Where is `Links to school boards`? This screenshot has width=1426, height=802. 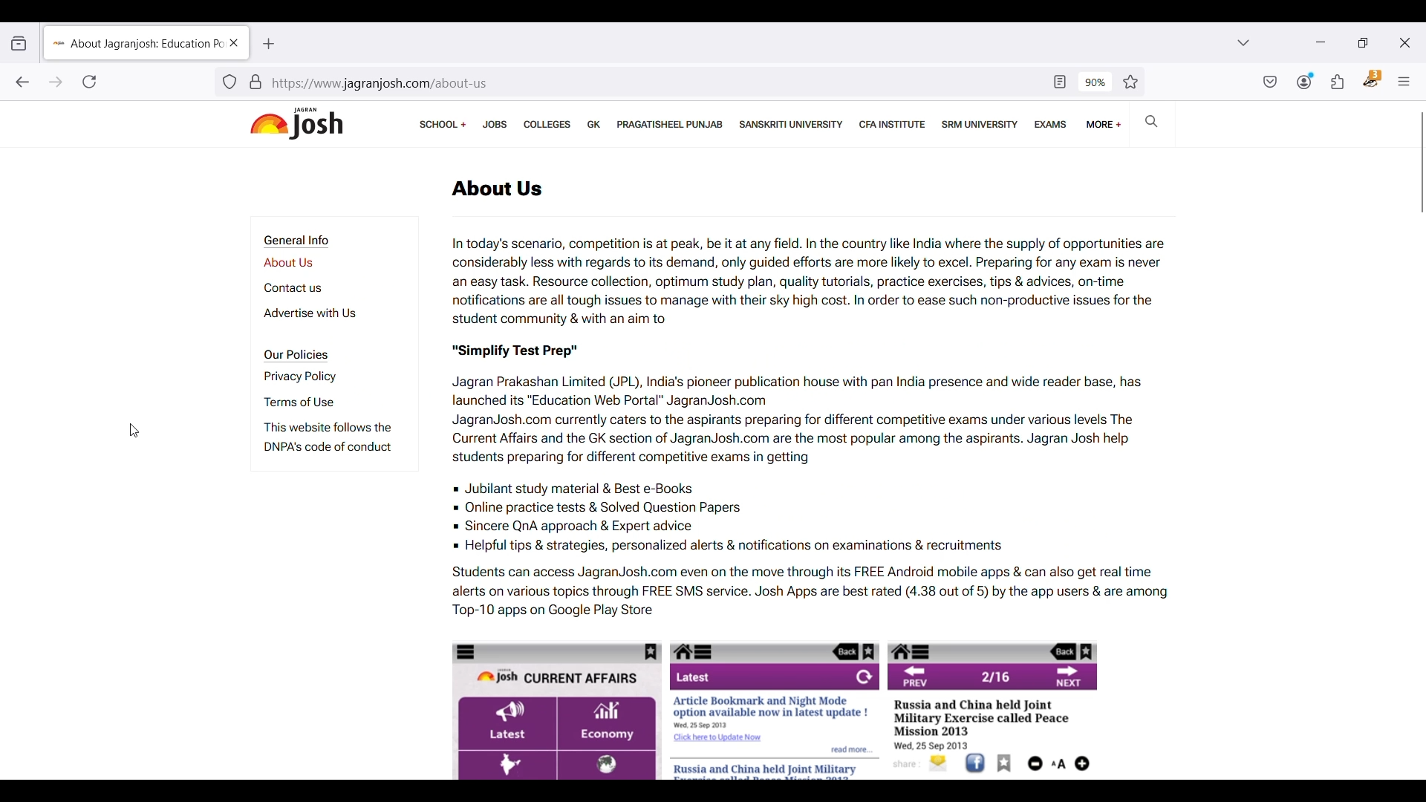 Links to school boards is located at coordinates (443, 124).